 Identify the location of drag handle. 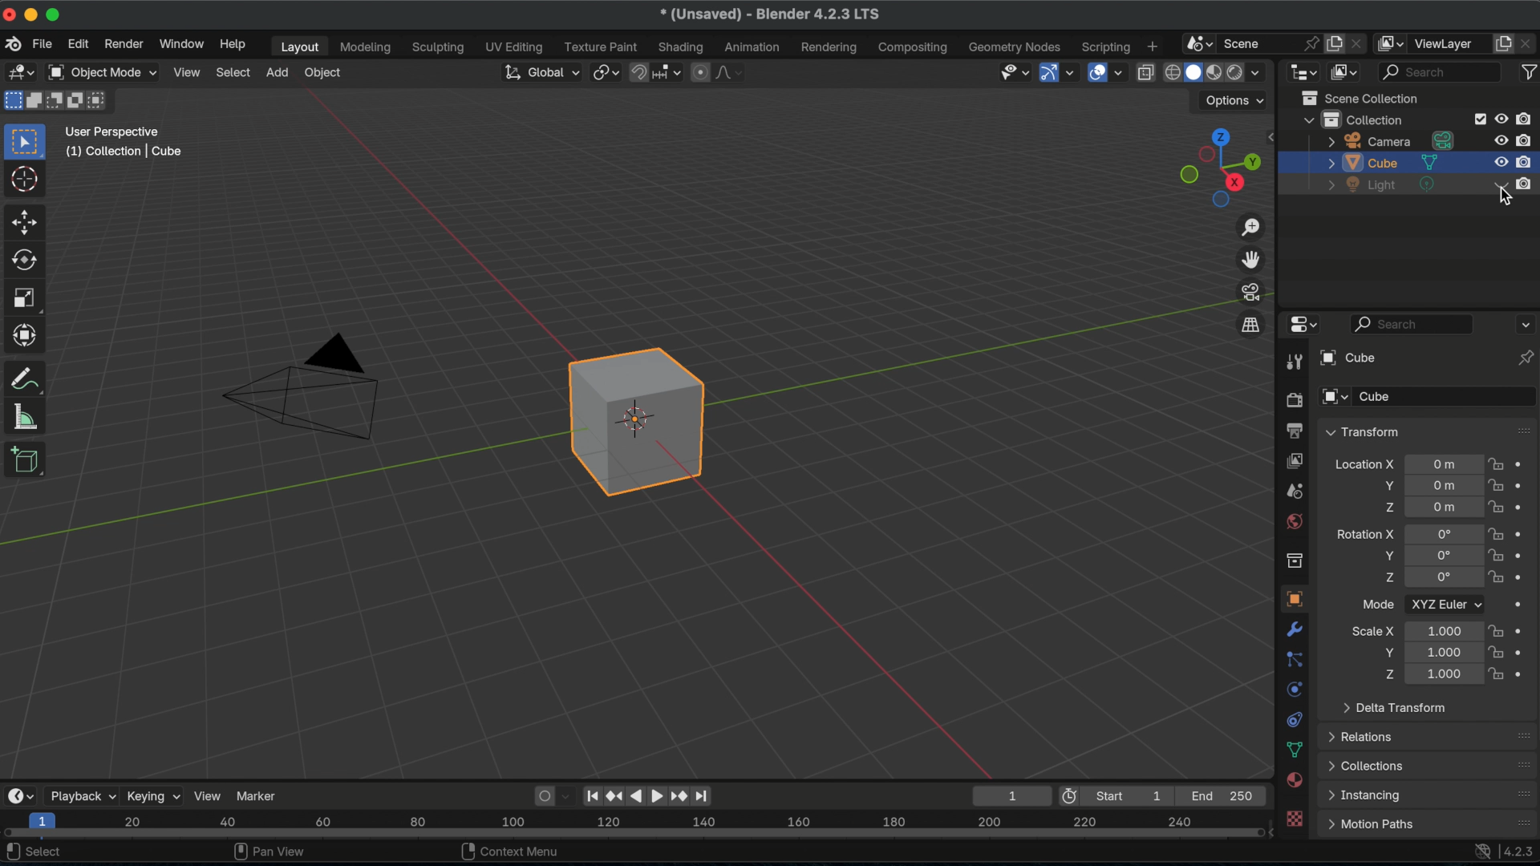
(1522, 822).